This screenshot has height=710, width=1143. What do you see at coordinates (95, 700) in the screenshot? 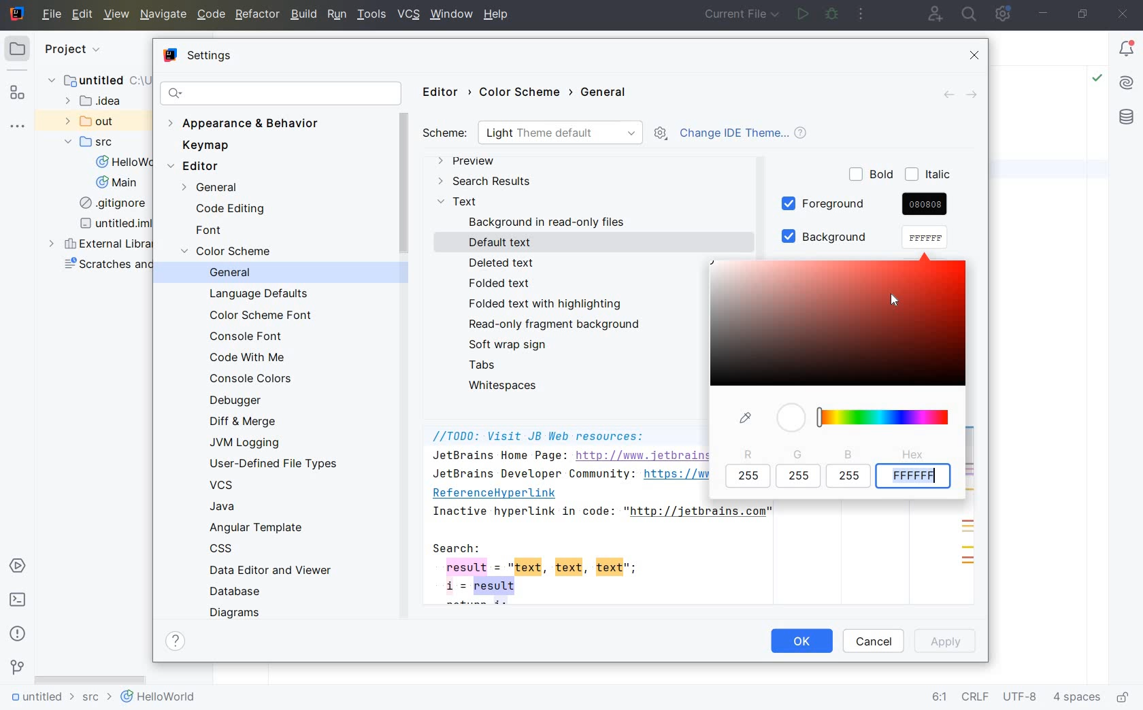
I see `src` at bounding box center [95, 700].